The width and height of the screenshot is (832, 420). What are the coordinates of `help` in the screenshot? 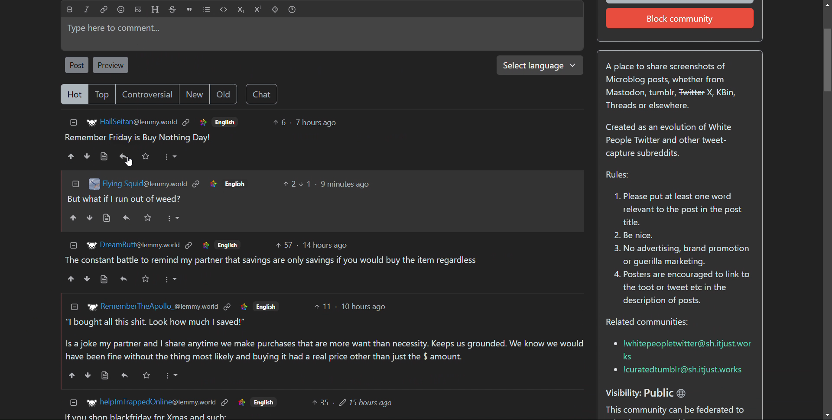 It's located at (292, 10).